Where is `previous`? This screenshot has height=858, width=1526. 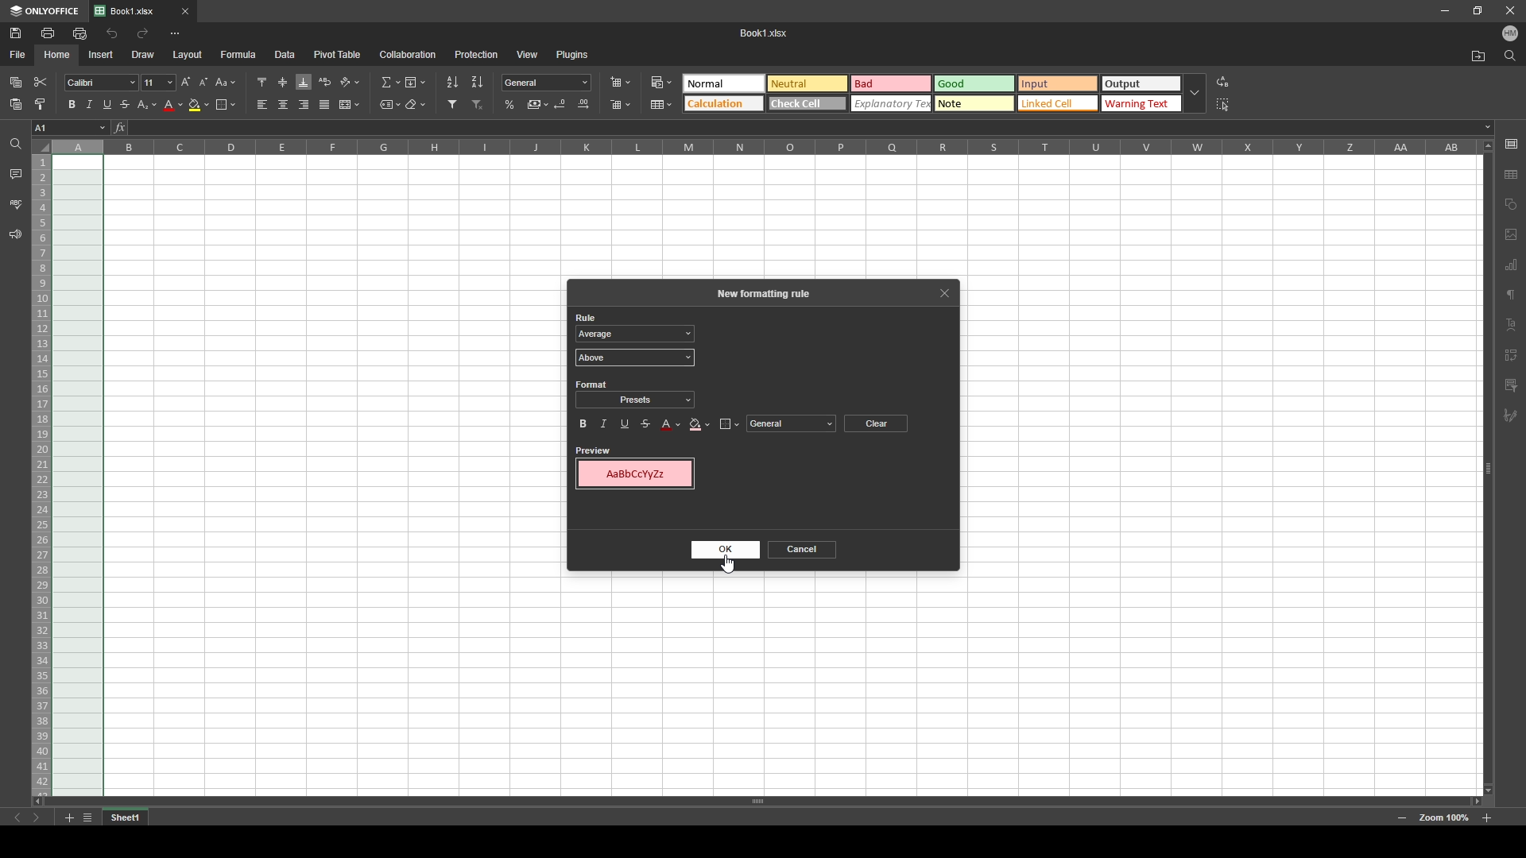
previous is located at coordinates (17, 818).